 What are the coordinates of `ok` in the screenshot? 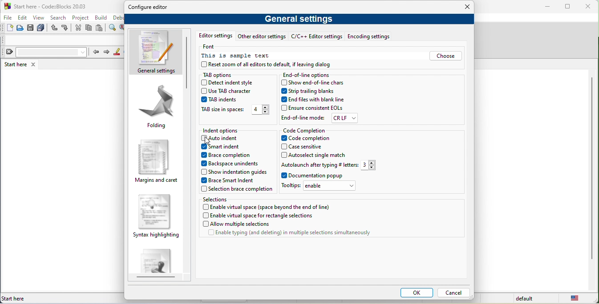 It's located at (413, 292).